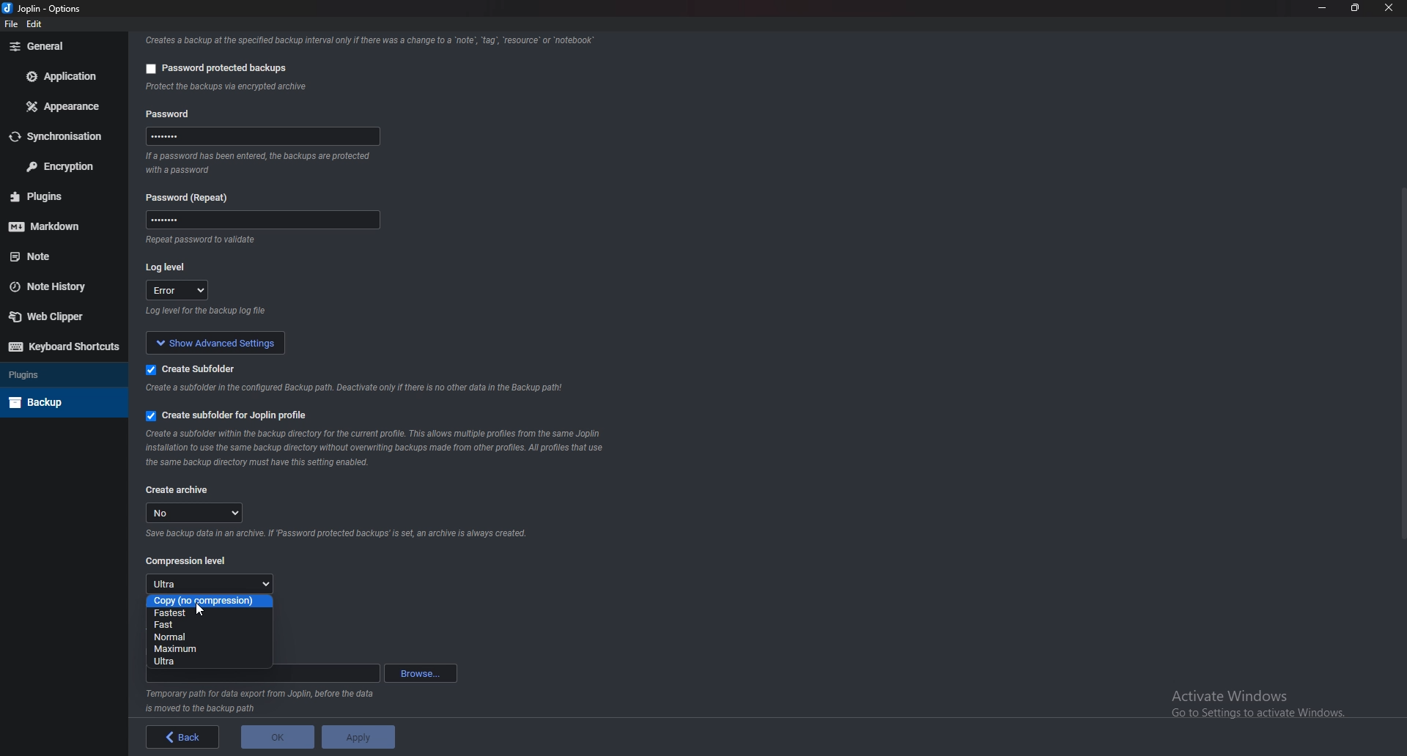 The height and width of the screenshot is (756, 1407). Describe the element at coordinates (179, 292) in the screenshot. I see `error` at that location.